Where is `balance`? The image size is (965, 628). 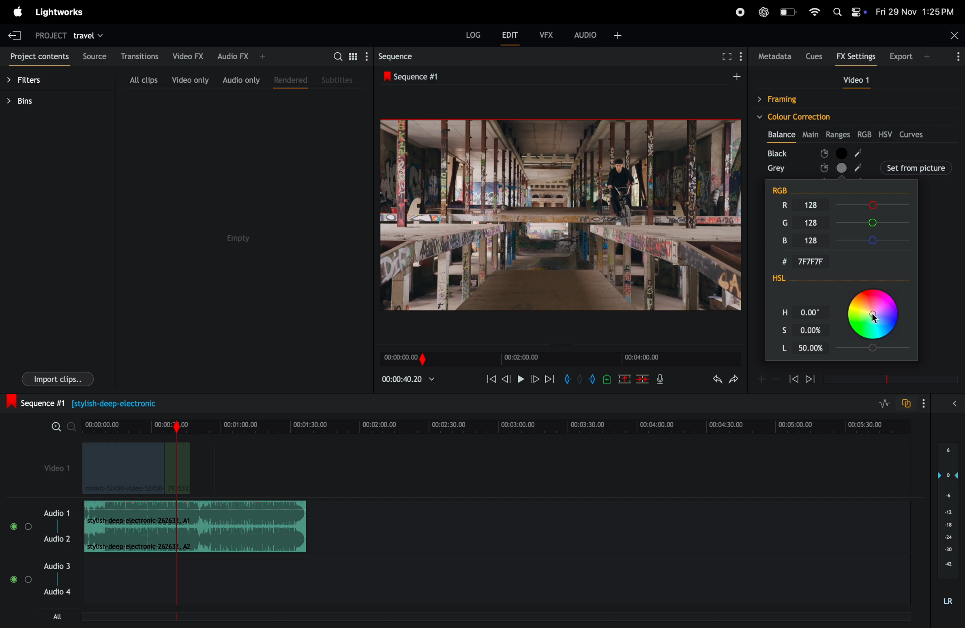
balance is located at coordinates (782, 133).